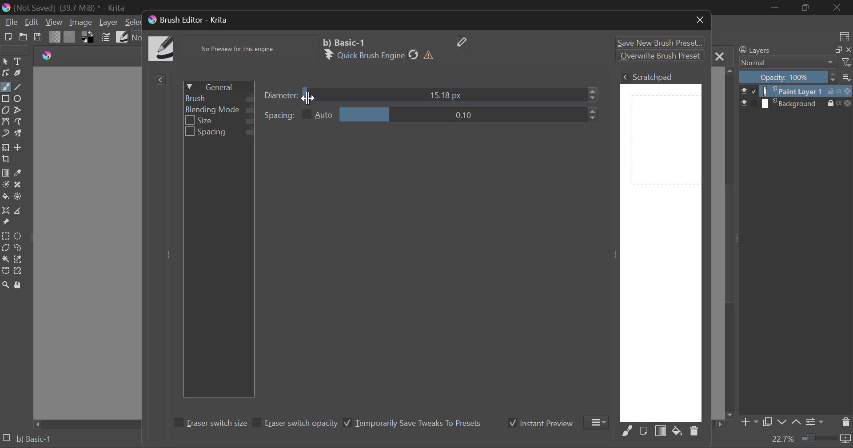 The image size is (853, 448). I want to click on Fill Gradient, so click(6, 173).